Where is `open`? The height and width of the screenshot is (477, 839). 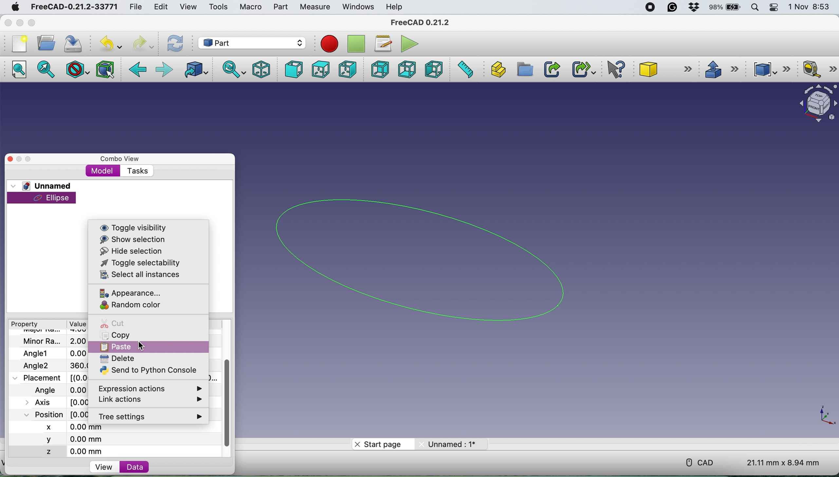 open is located at coordinates (46, 43).